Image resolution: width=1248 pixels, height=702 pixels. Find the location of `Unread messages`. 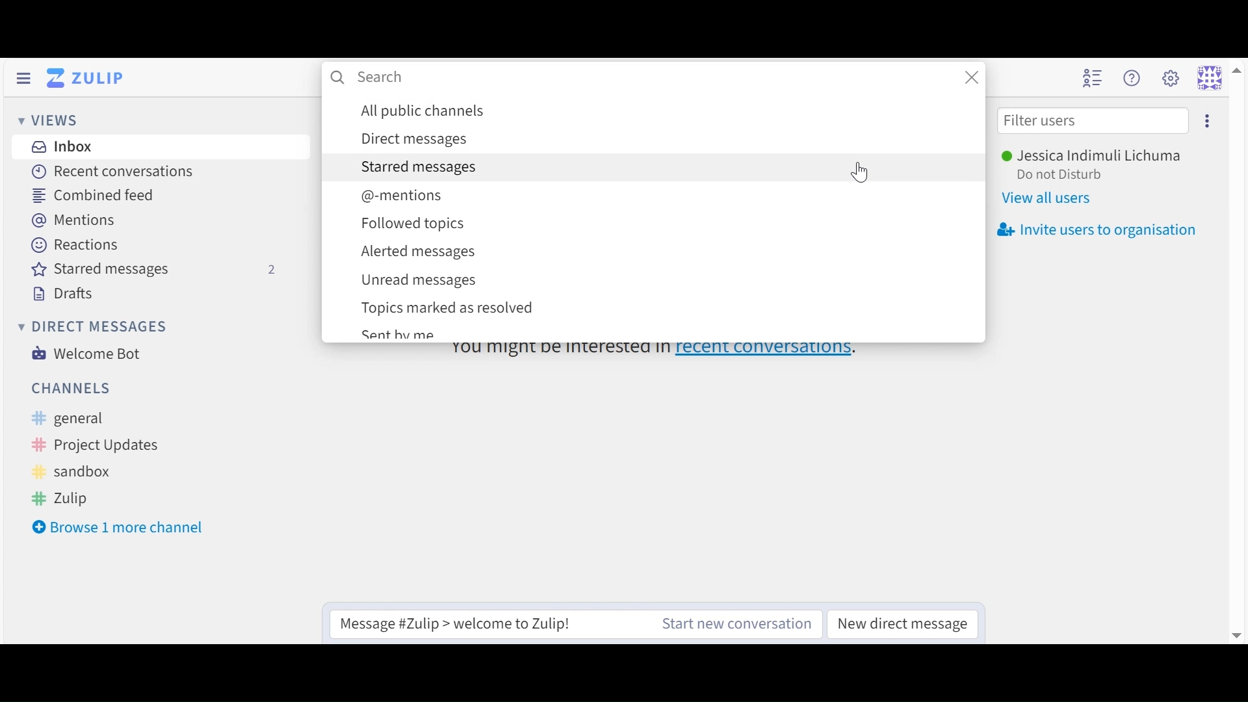

Unread messages is located at coordinates (666, 280).